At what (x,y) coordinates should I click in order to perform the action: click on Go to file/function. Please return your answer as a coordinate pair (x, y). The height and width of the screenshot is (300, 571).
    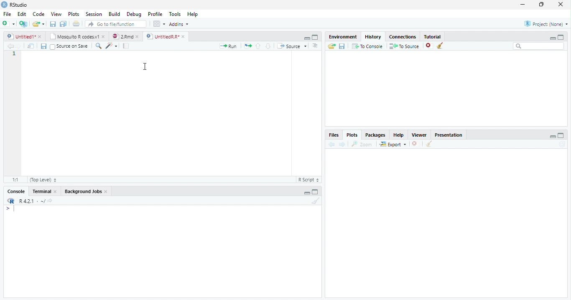
    Looking at the image, I should click on (116, 24).